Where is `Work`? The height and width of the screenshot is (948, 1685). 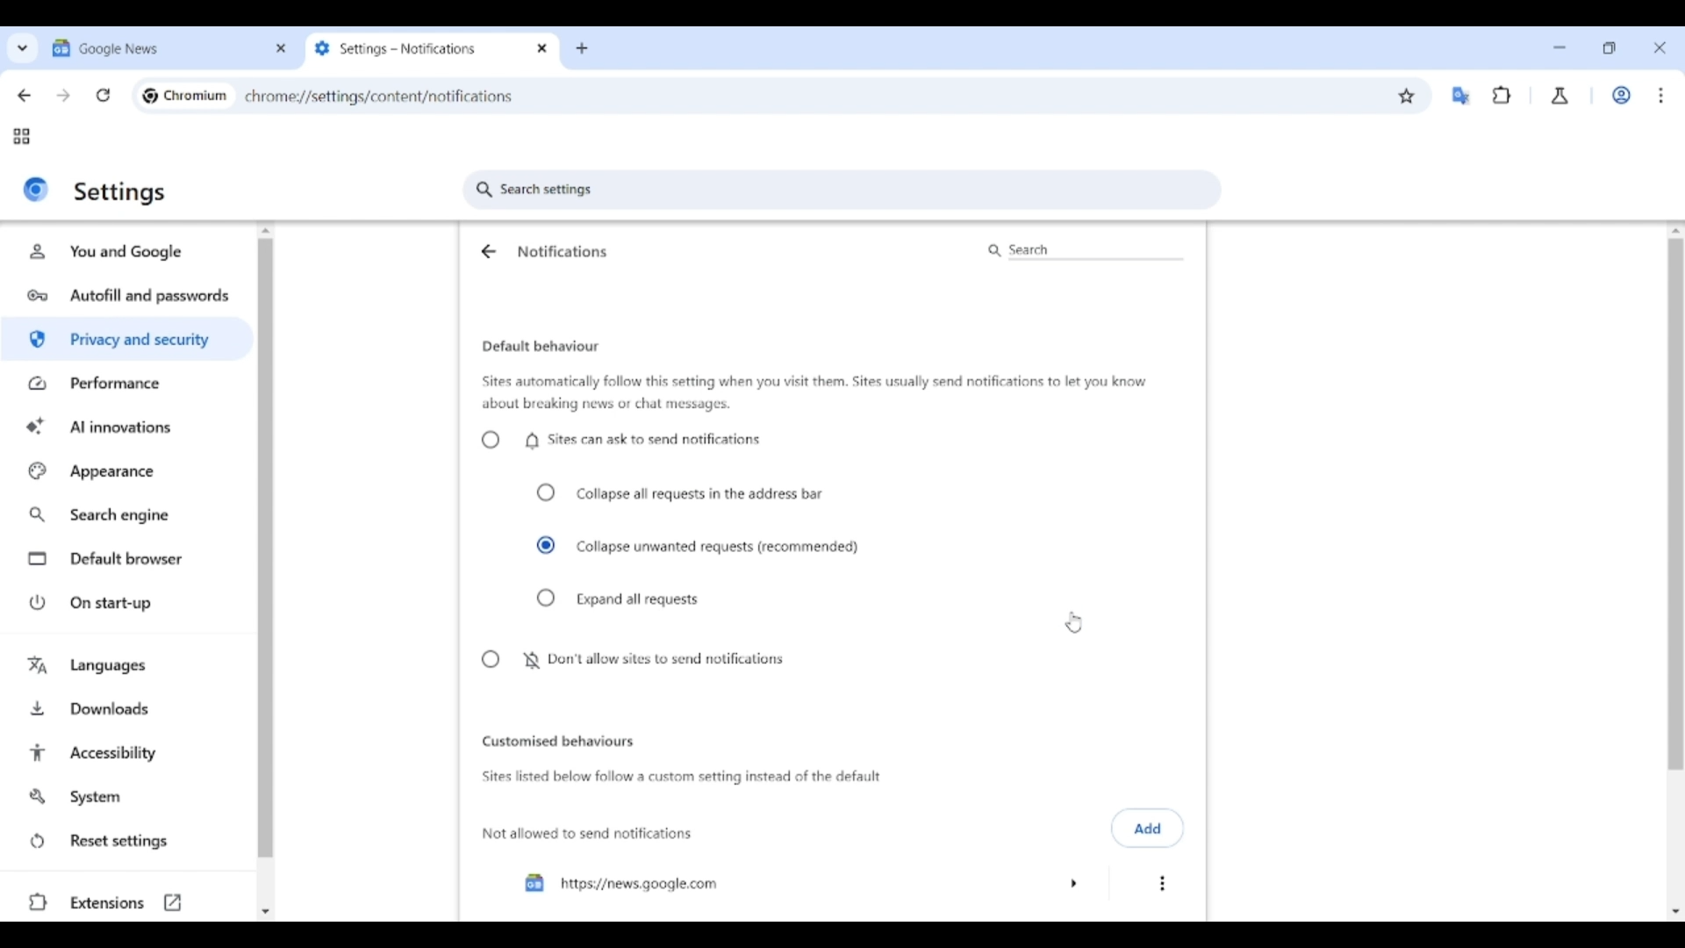 Work is located at coordinates (1621, 95).